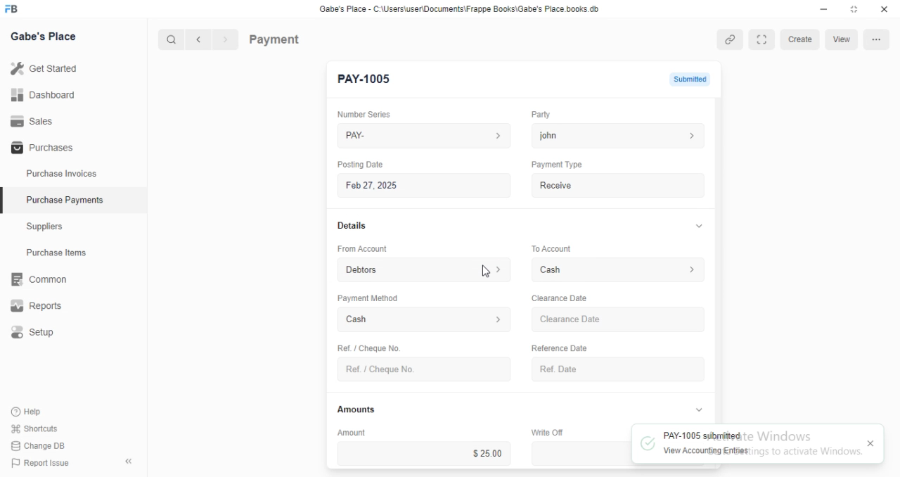 This screenshot has width=900, height=477. What do you see at coordinates (620, 320) in the screenshot?
I see `Clearance Date` at bounding box center [620, 320].